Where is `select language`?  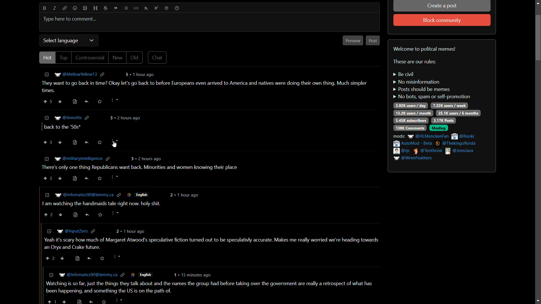 select language is located at coordinates (60, 41).